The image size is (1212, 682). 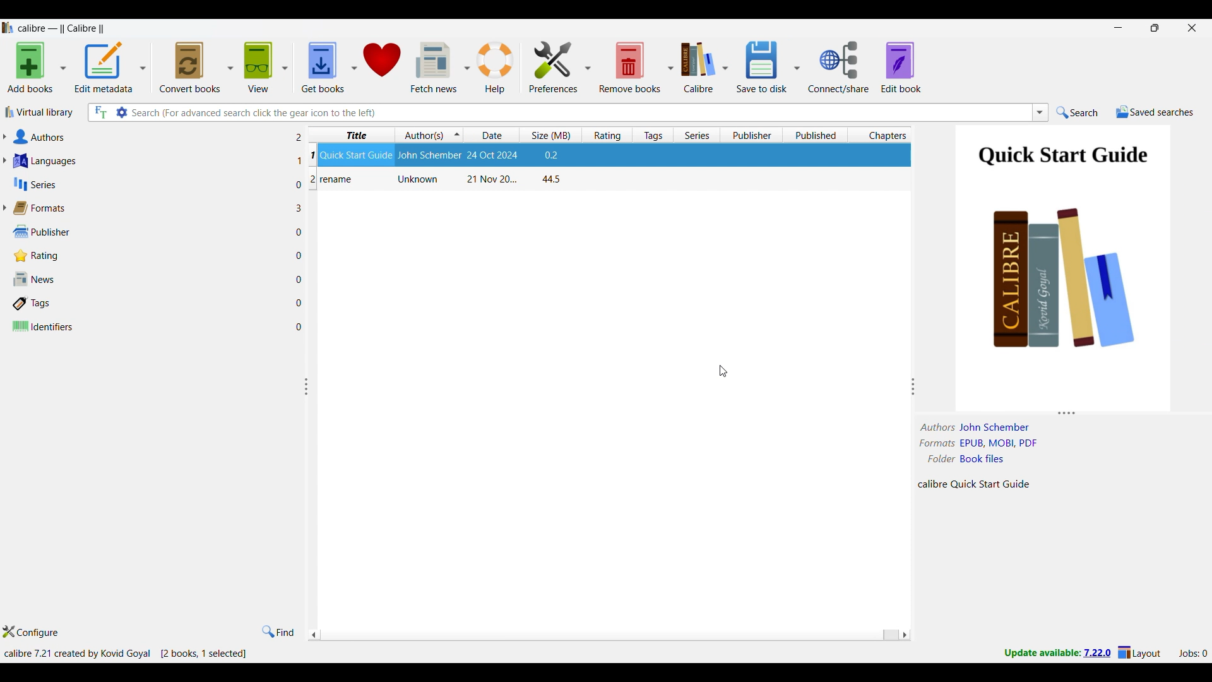 I want to click on Software name, so click(x=62, y=28).